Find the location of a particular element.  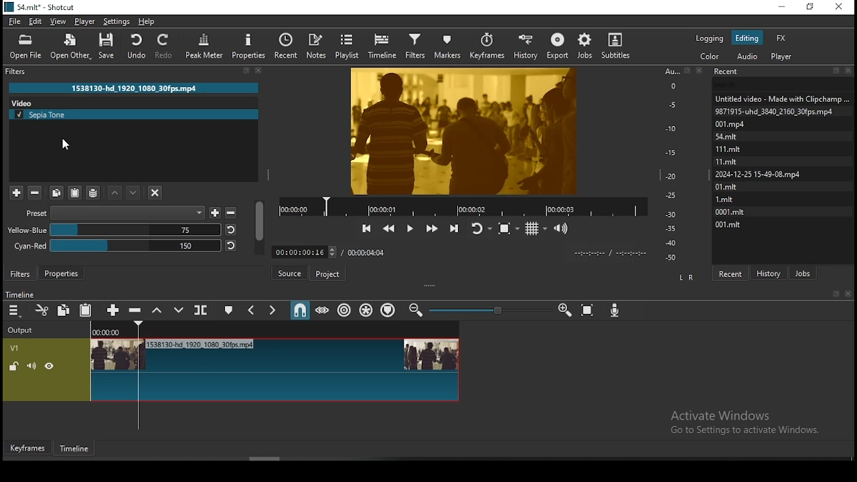

2024-12-25 15-49-08.mp4 is located at coordinates (757, 174).